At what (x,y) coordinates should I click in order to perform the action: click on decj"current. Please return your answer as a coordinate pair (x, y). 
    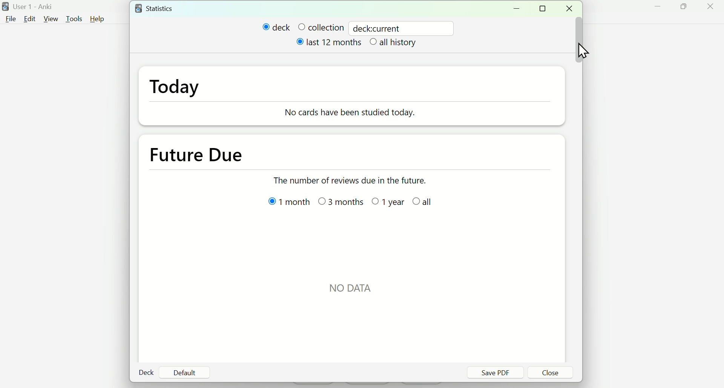
    Looking at the image, I should click on (380, 27).